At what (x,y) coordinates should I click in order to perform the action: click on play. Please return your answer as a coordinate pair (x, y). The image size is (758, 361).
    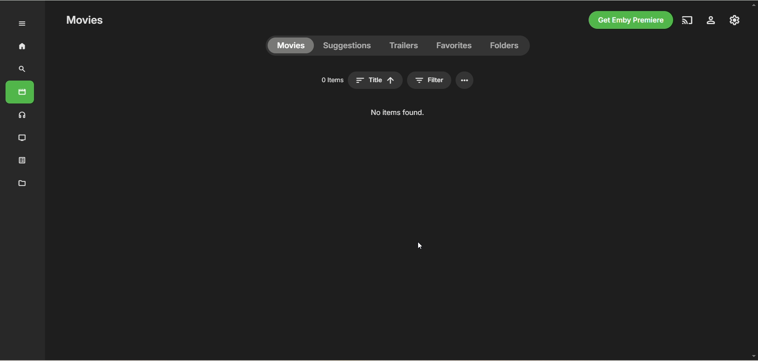
    Looking at the image, I should click on (316, 80).